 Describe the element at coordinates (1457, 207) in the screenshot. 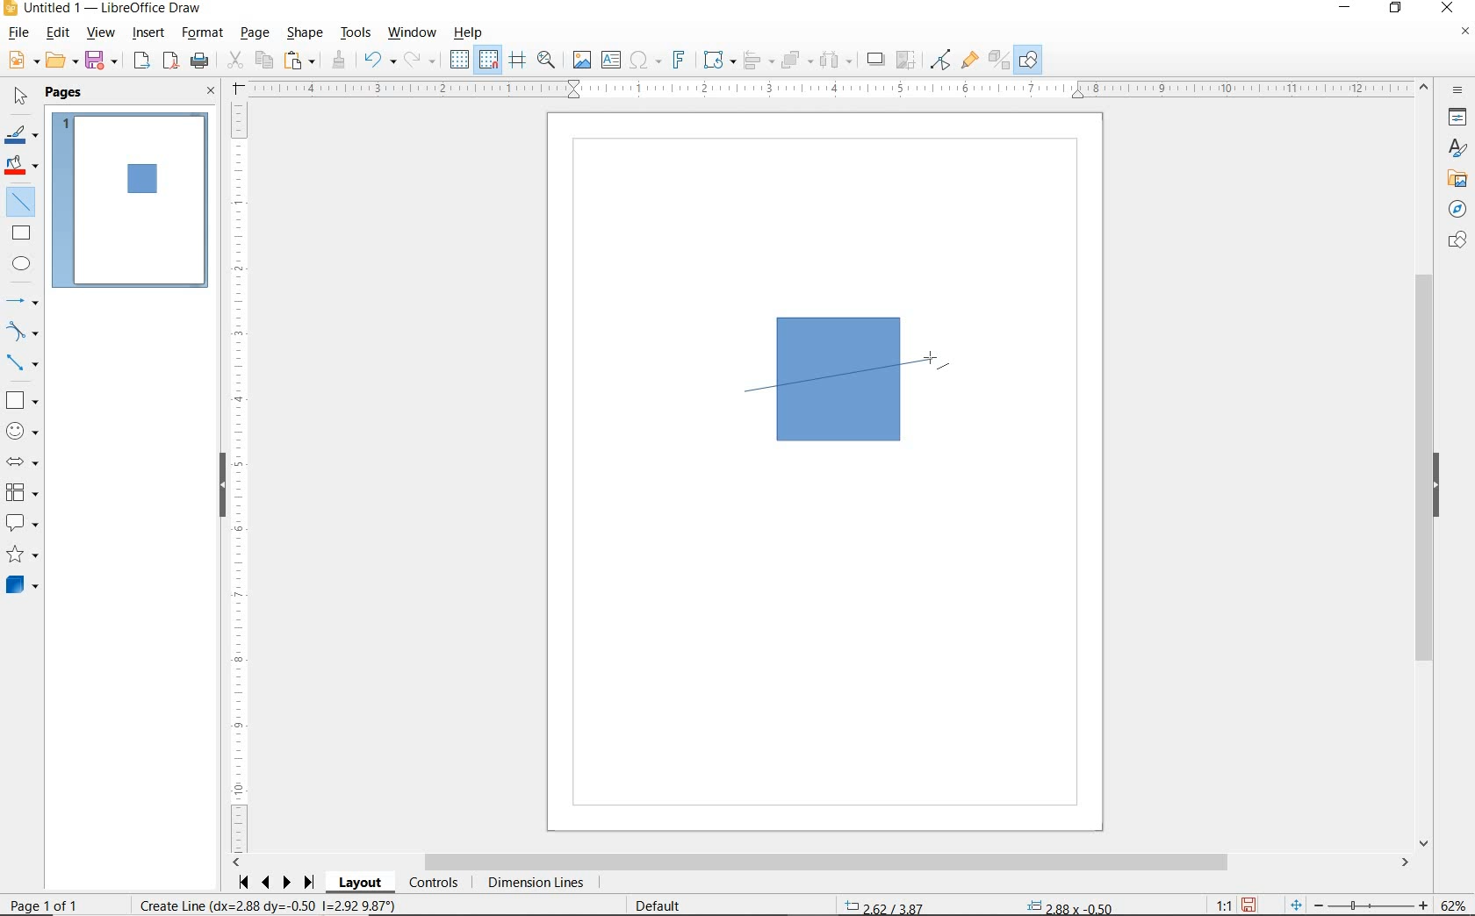

I see `NAVIGATOR` at that location.